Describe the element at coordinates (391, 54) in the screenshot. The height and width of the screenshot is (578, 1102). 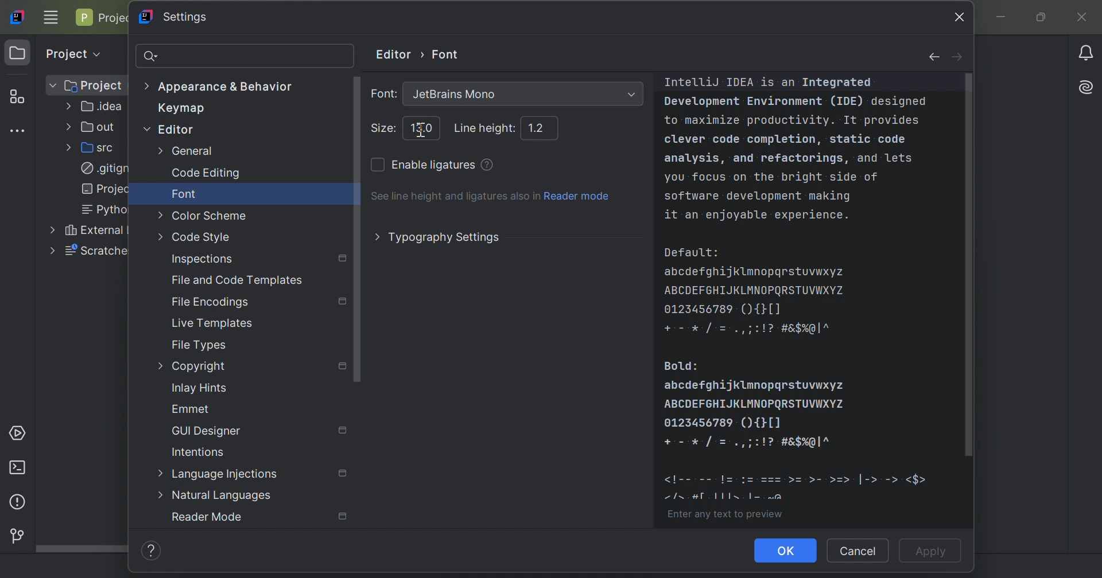
I see `Editor` at that location.